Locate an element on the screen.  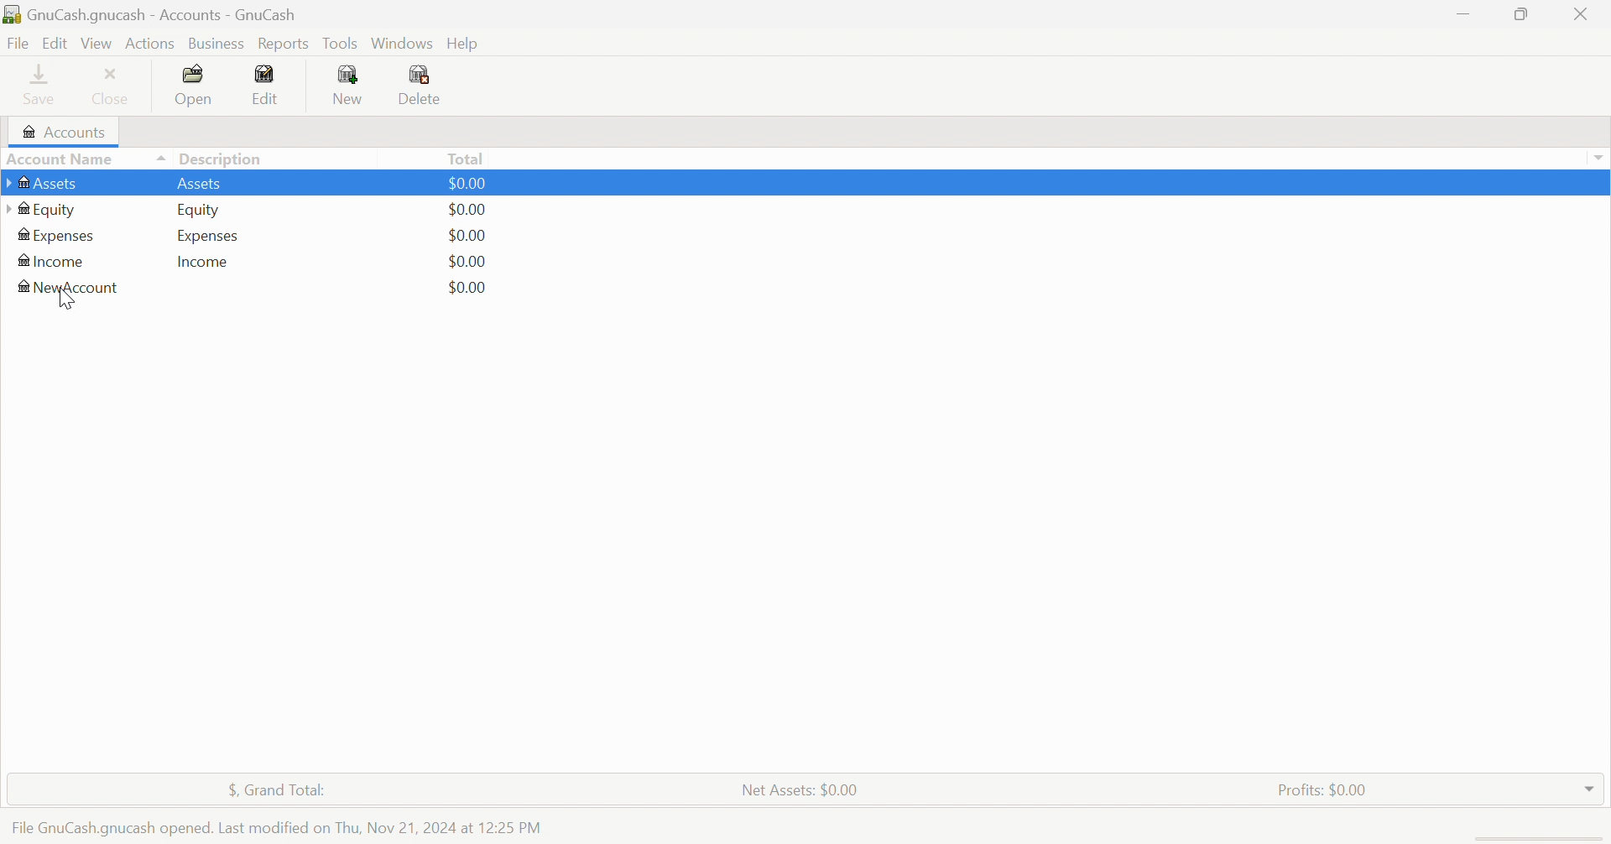
Drop Down is located at coordinates (1592, 789).